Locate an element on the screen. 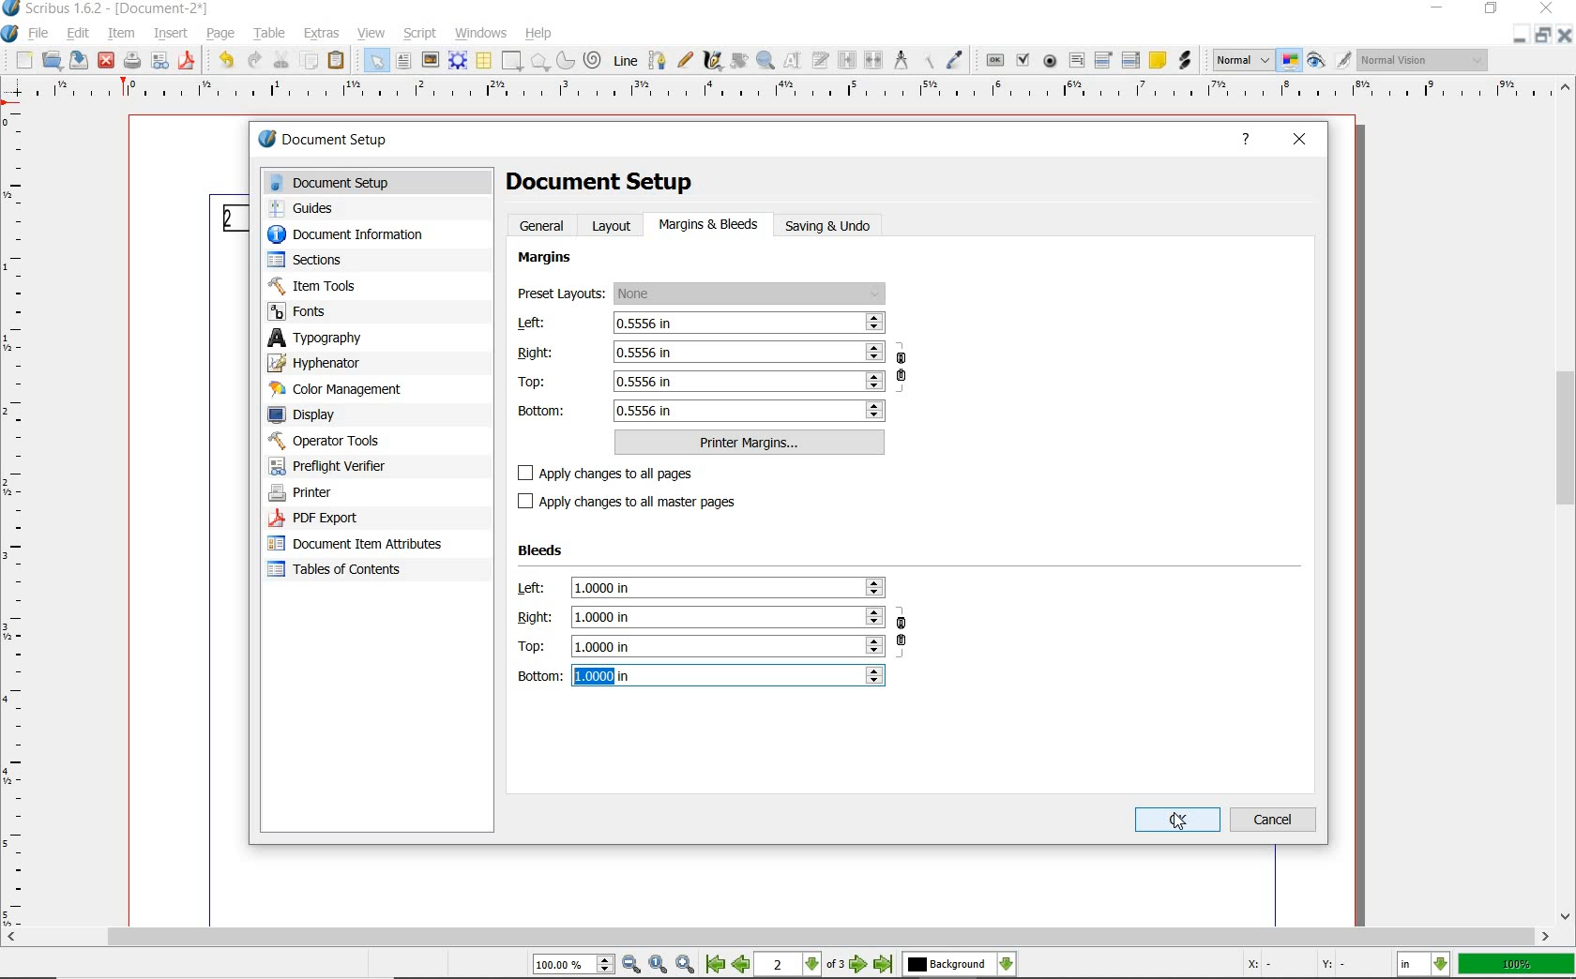 This screenshot has width=1576, height=979. pdf check box is located at coordinates (1024, 62).